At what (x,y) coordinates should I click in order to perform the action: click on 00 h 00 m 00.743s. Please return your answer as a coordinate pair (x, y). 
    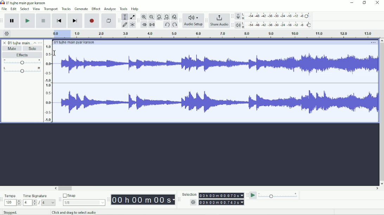
    Looking at the image, I should click on (222, 202).